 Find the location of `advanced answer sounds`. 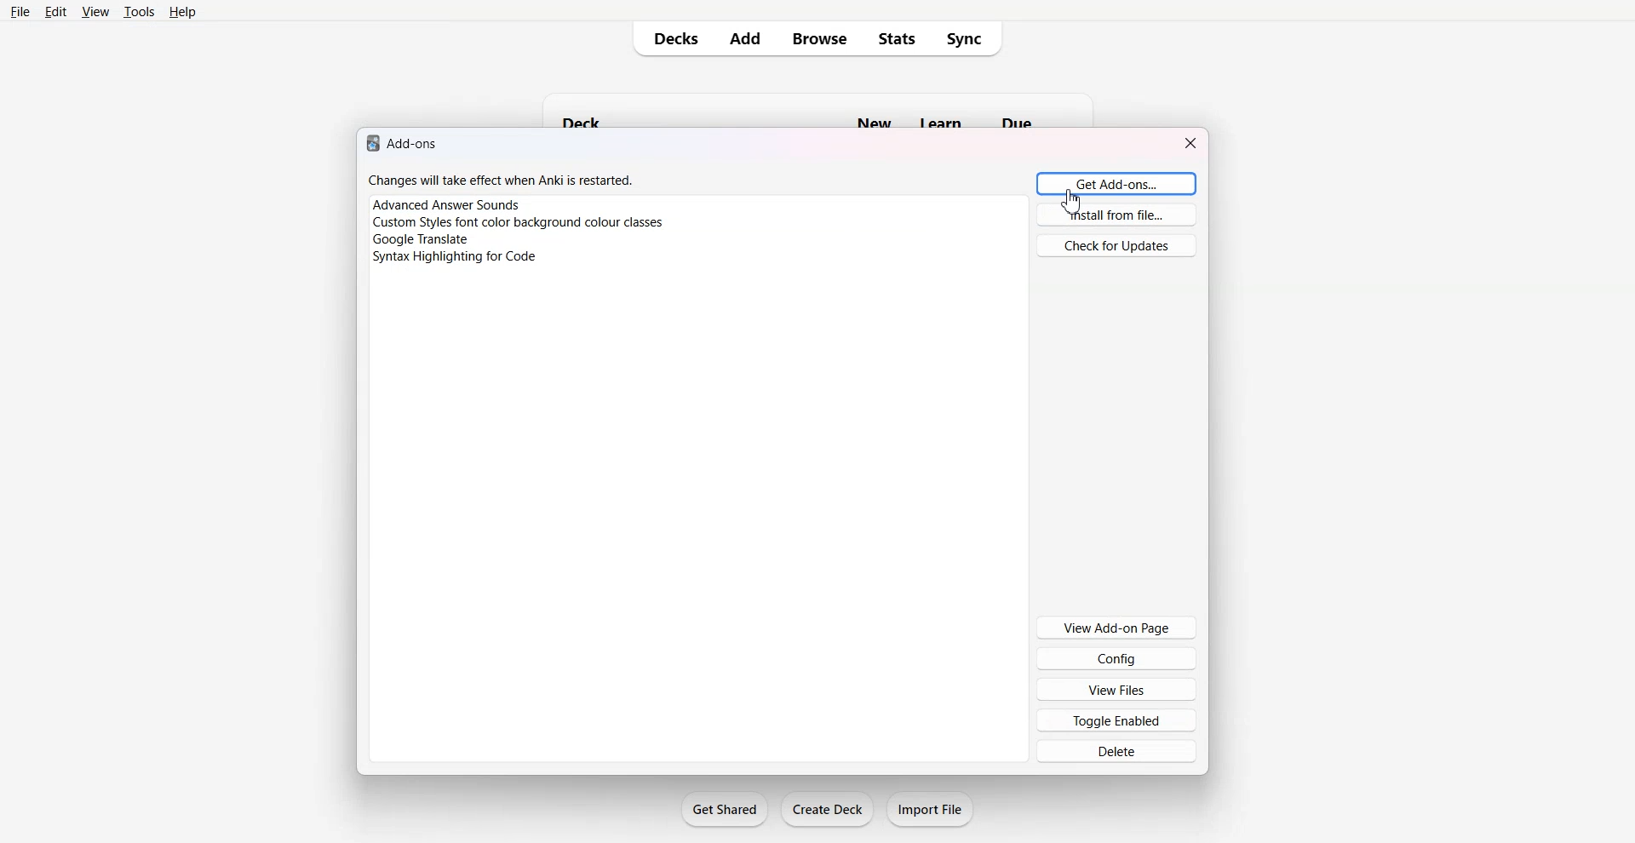

advanced answer sounds is located at coordinates (447, 204).